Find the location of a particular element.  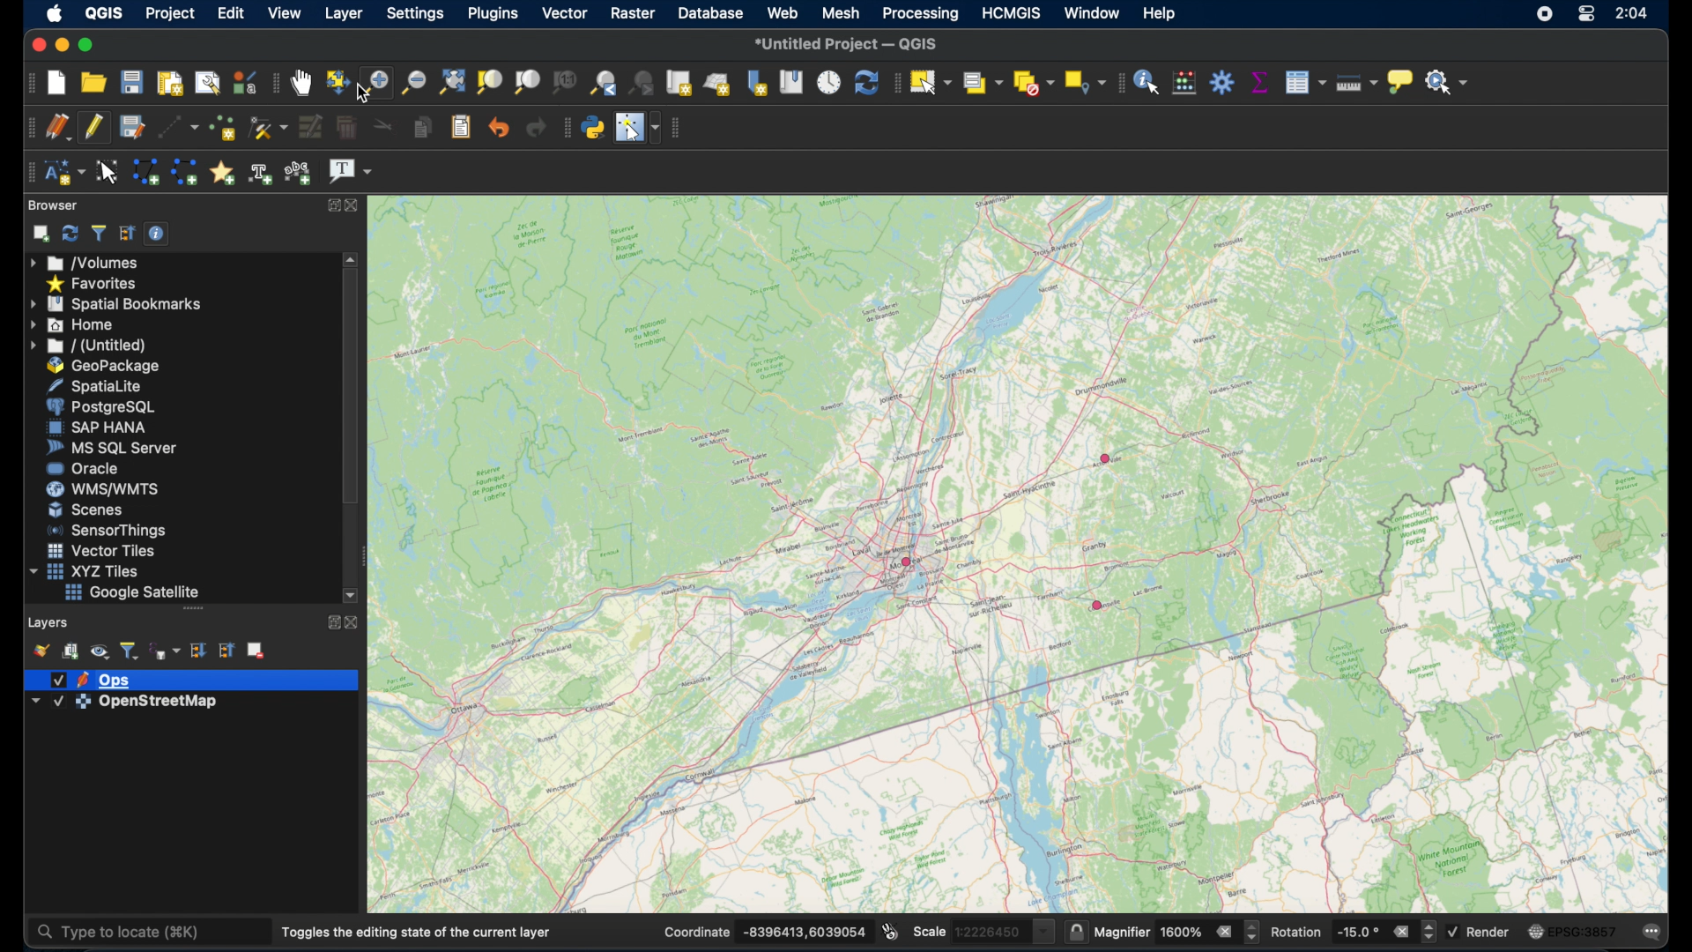

create line annotation is located at coordinates (184, 172).